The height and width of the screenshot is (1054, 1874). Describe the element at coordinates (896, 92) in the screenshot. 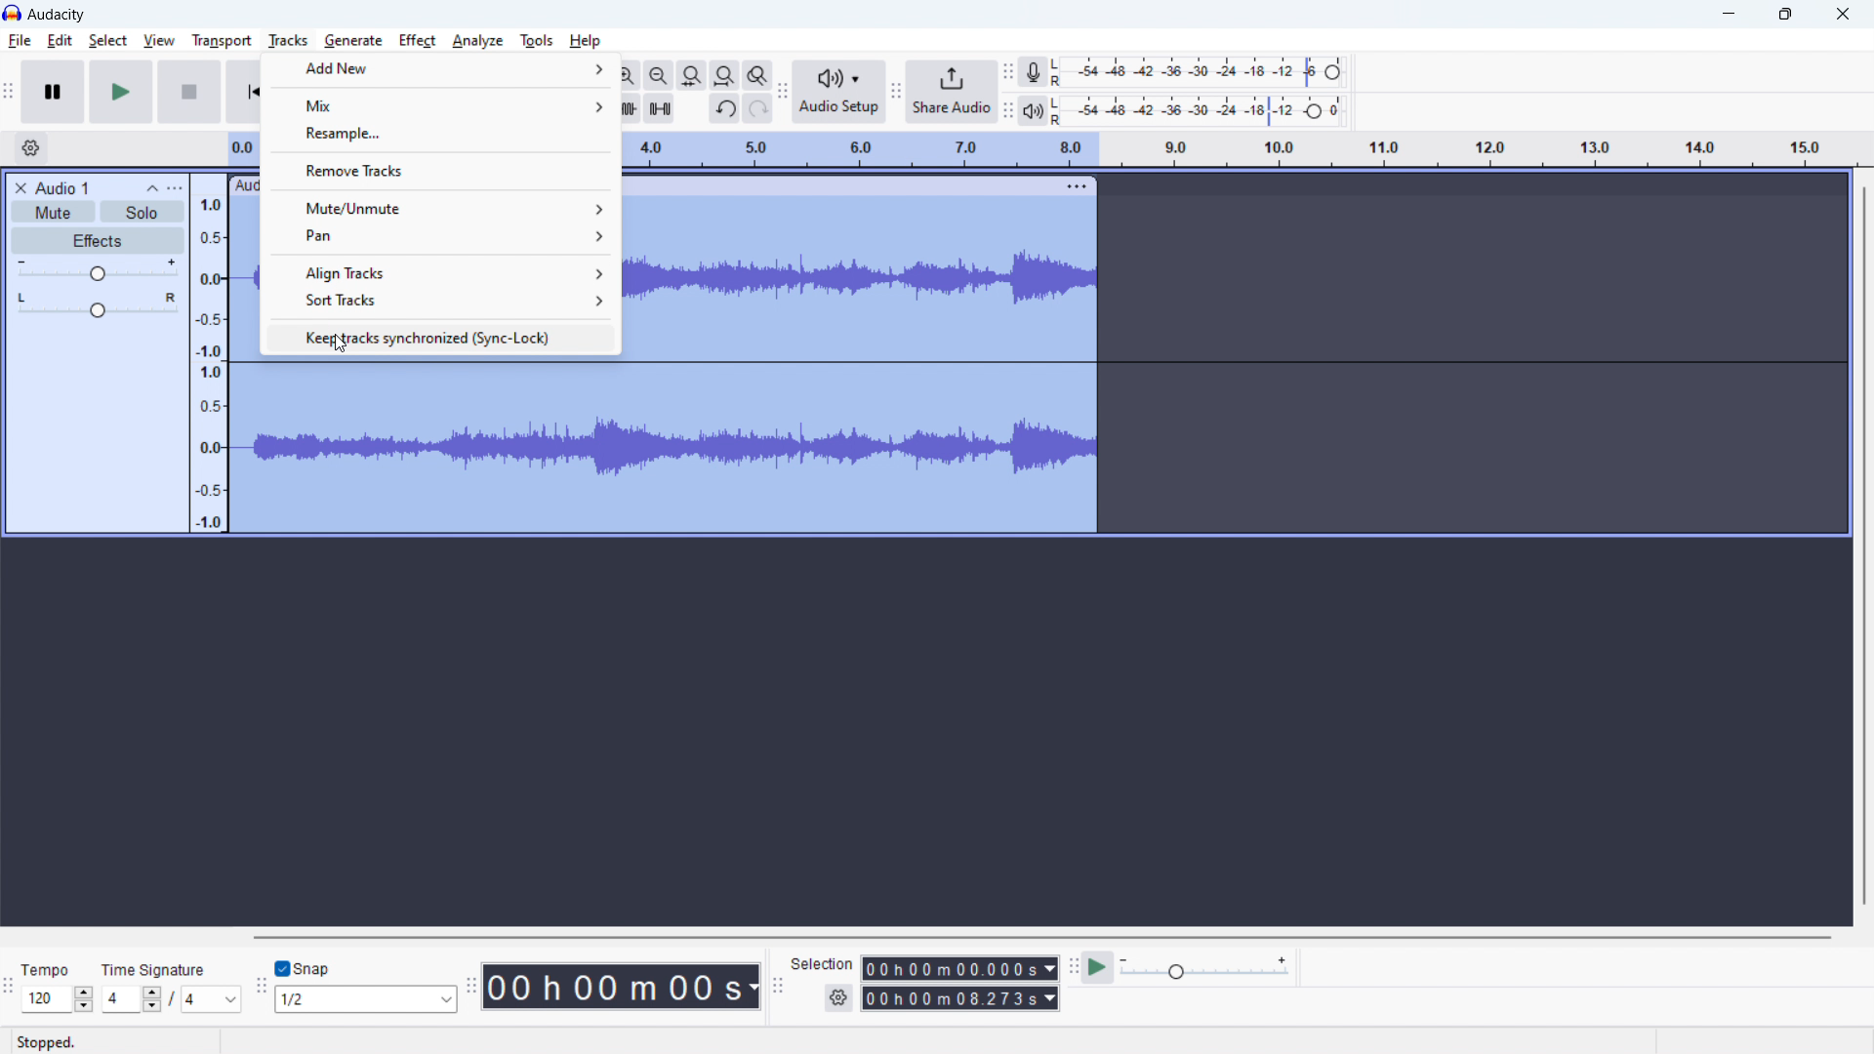

I see `share audio toolbar` at that location.